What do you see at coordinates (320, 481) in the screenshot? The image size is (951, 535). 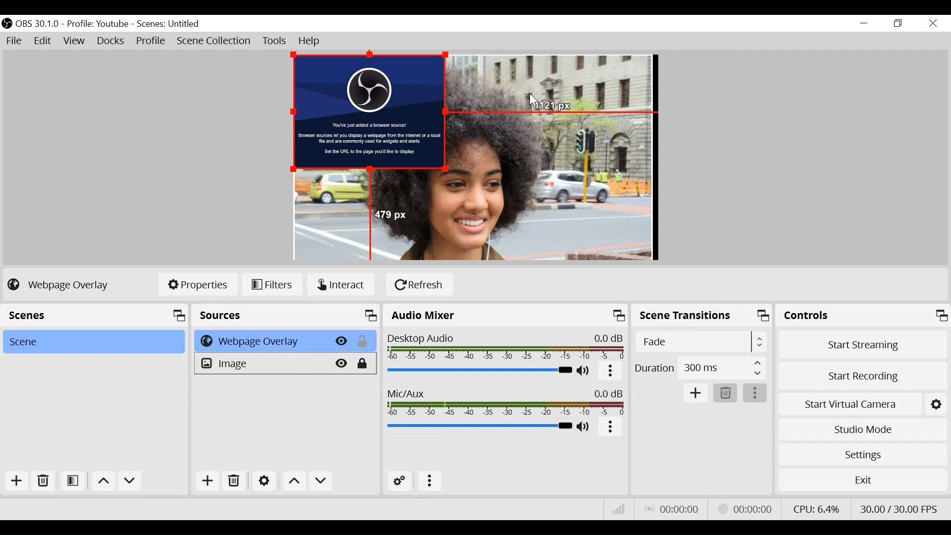 I see `Move down` at bounding box center [320, 481].